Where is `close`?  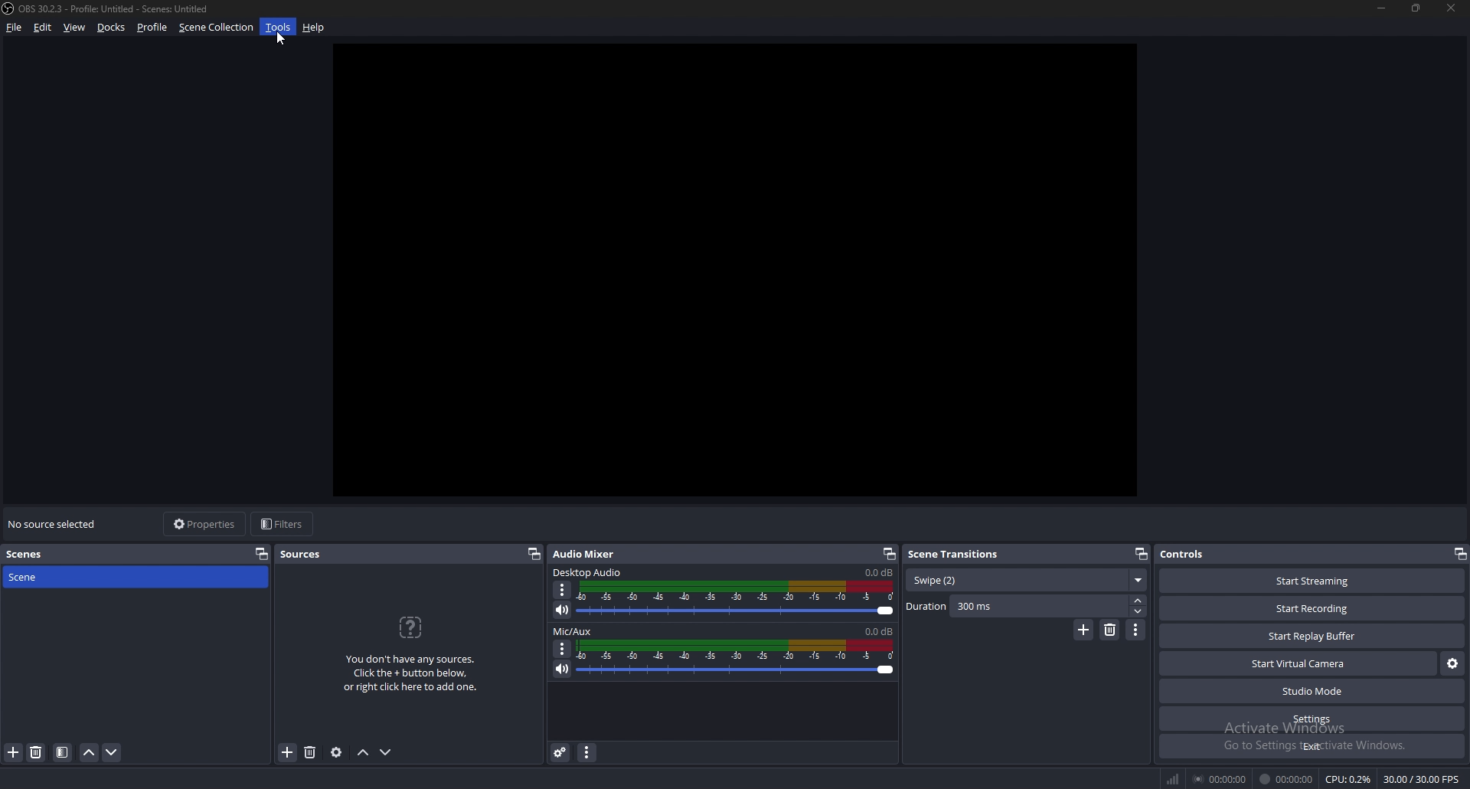
close is located at coordinates (1448, 7).